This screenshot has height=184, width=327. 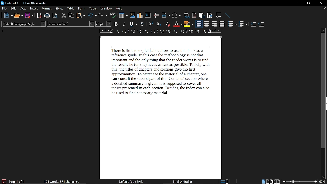 I want to click on open, so click(x=18, y=16).